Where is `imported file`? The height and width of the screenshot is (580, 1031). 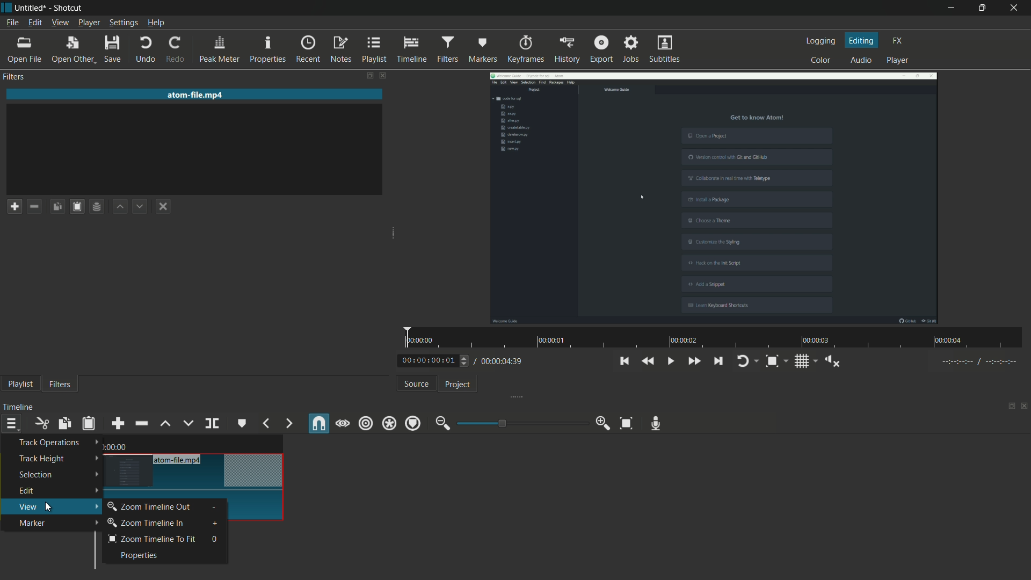
imported file is located at coordinates (715, 198).